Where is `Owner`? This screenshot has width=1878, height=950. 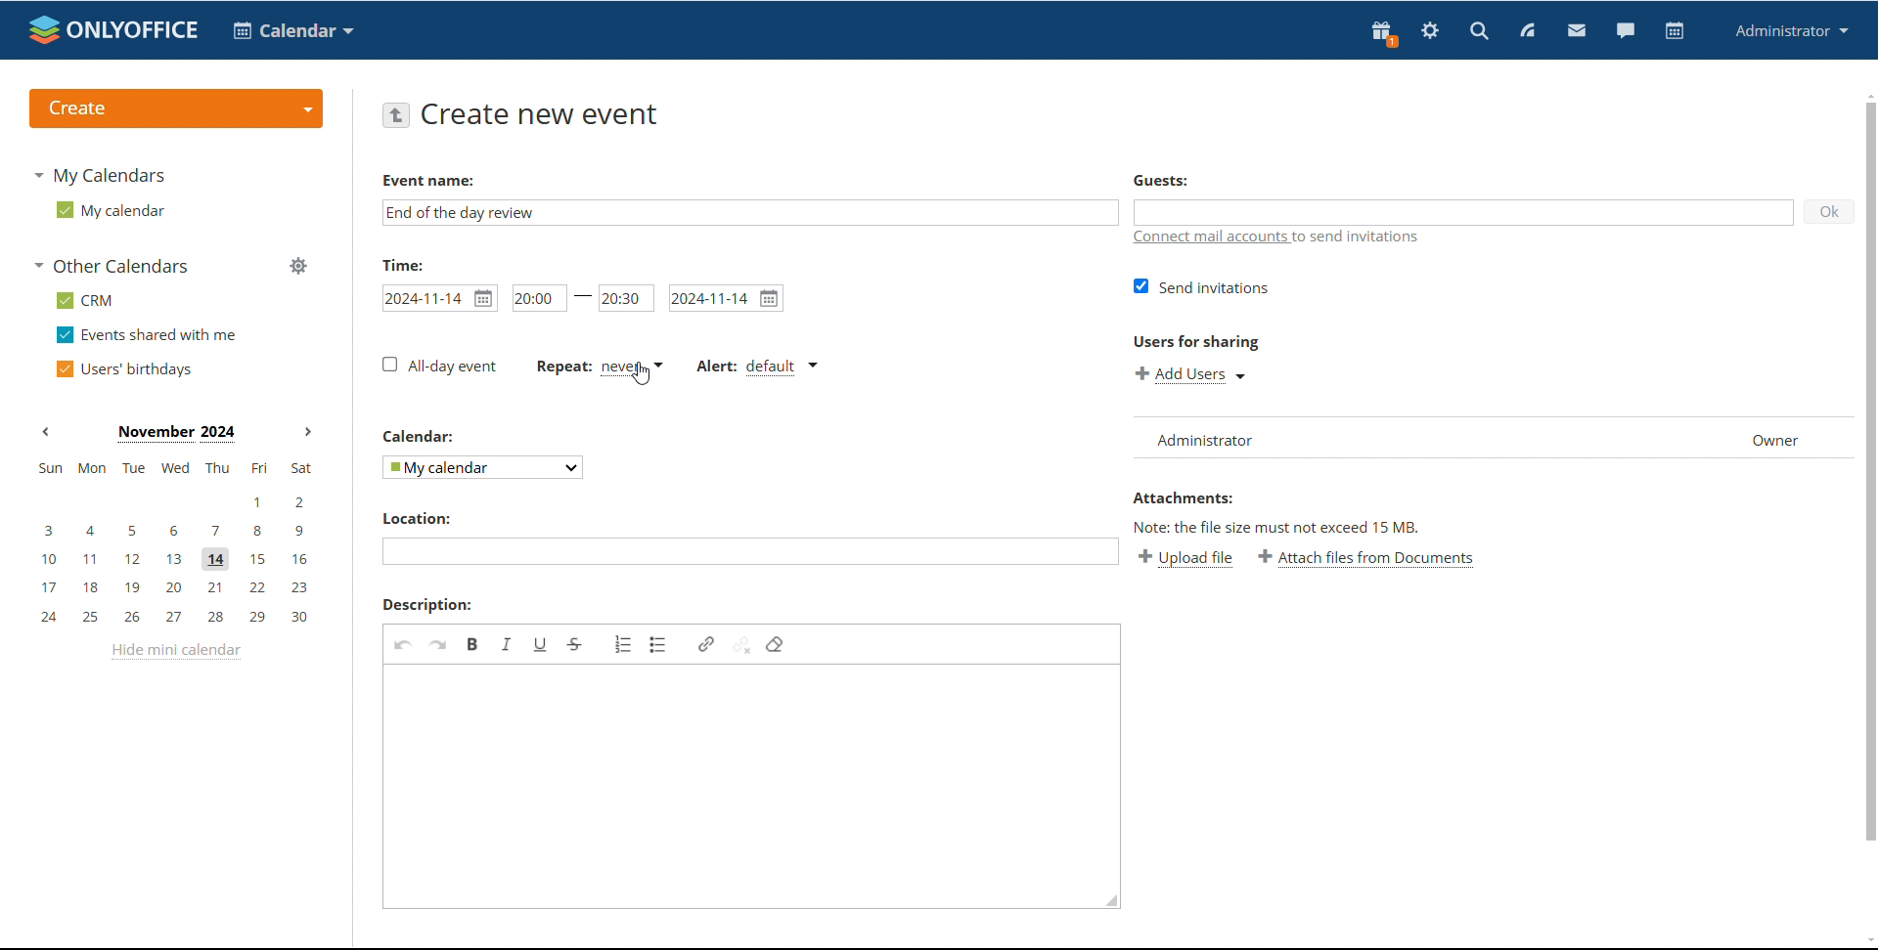 Owner is located at coordinates (1775, 439).